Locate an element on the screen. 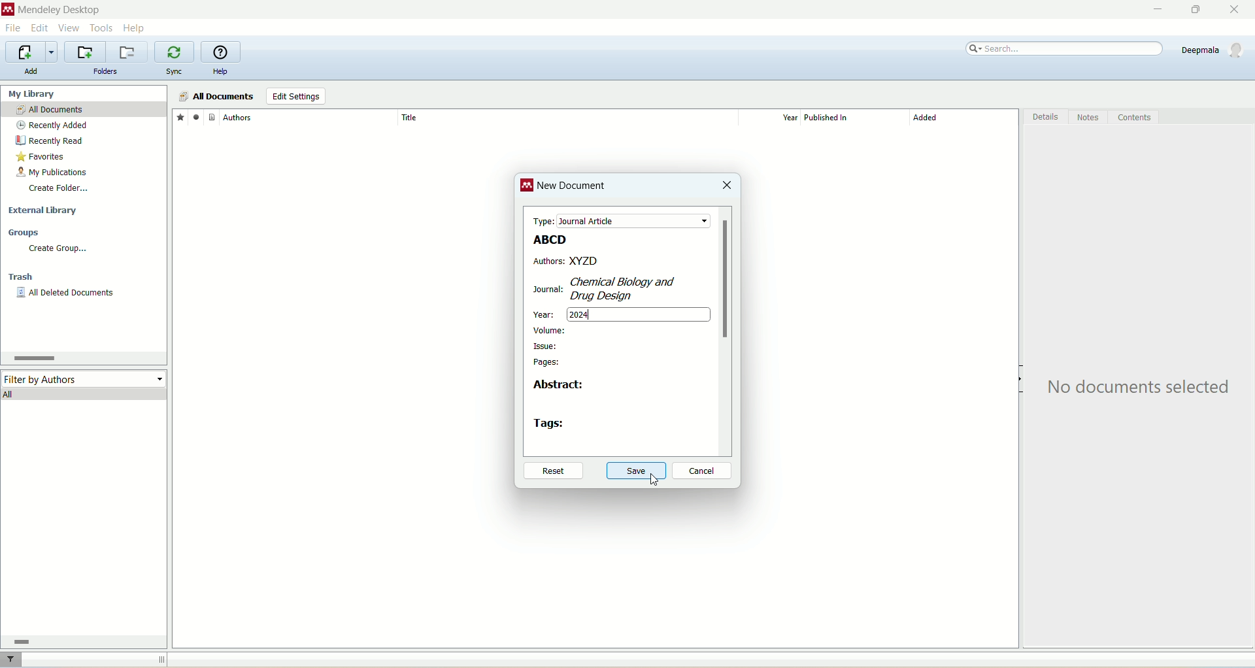  create group is located at coordinates (57, 248).